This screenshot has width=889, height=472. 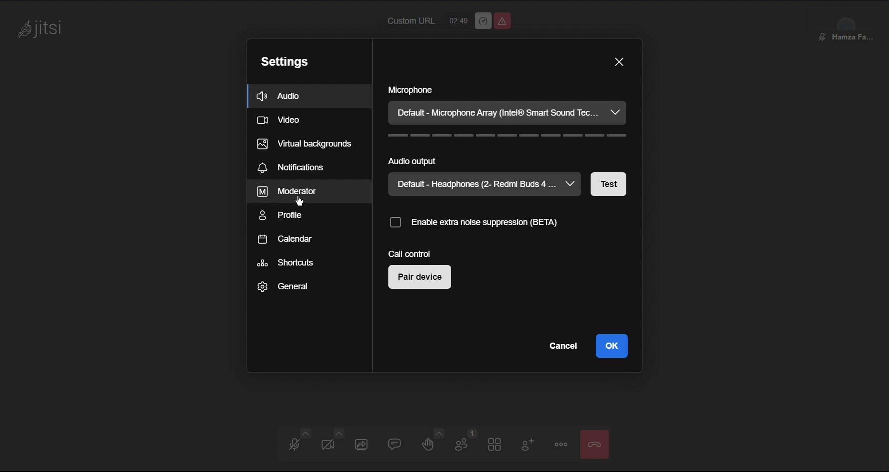 What do you see at coordinates (294, 167) in the screenshot?
I see `Notifications` at bounding box center [294, 167].